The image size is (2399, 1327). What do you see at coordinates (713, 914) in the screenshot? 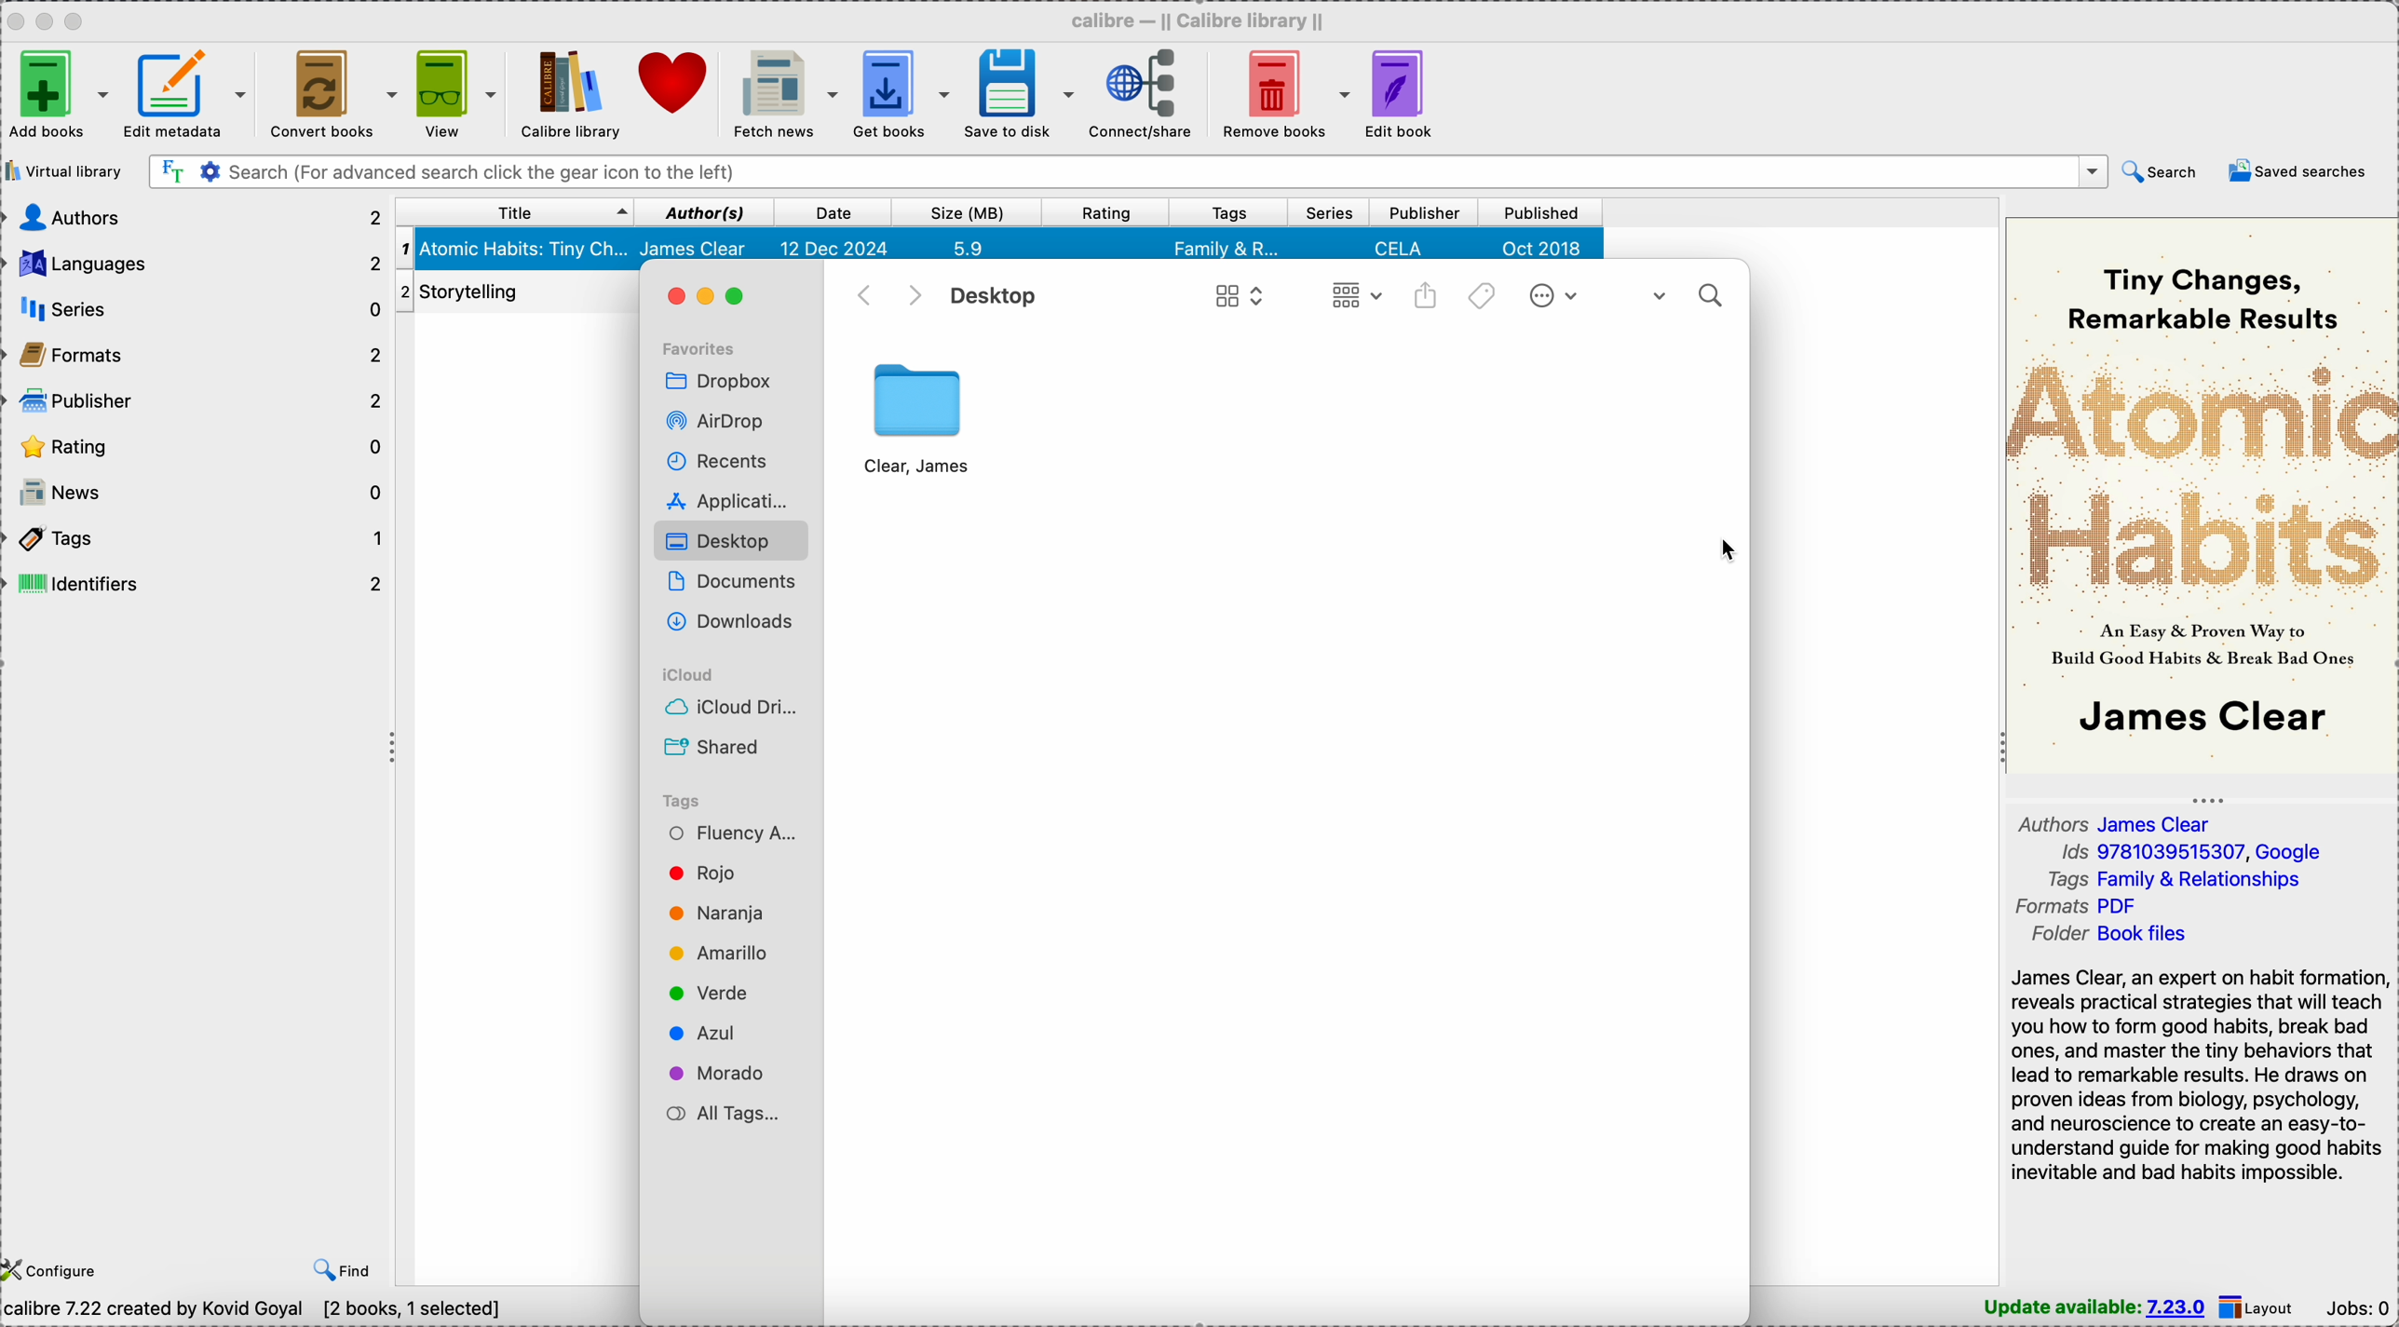
I see `Orange tag` at bounding box center [713, 914].